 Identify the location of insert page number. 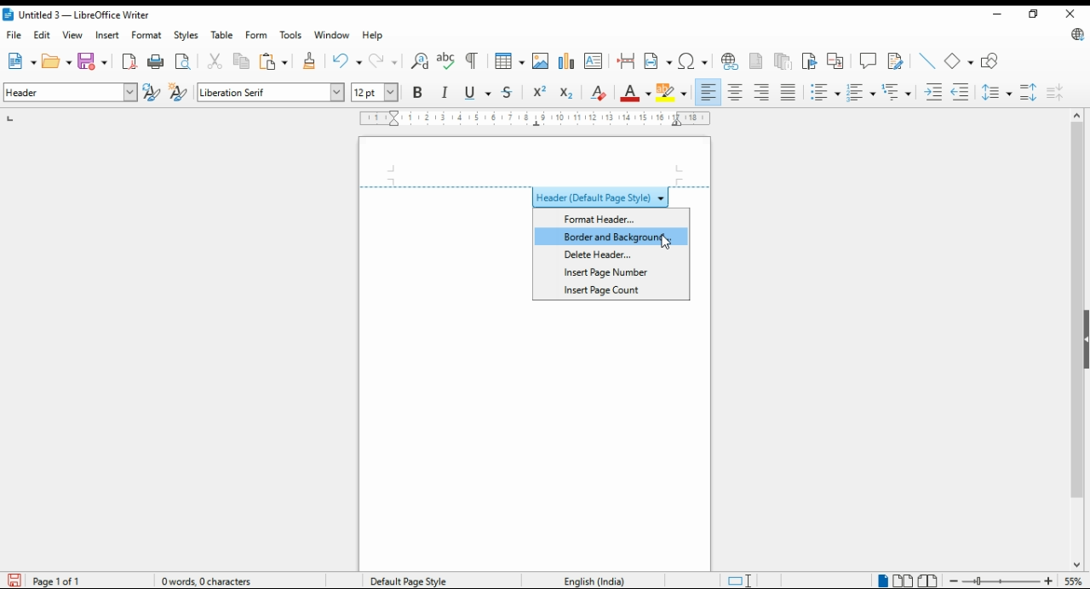
(612, 272).